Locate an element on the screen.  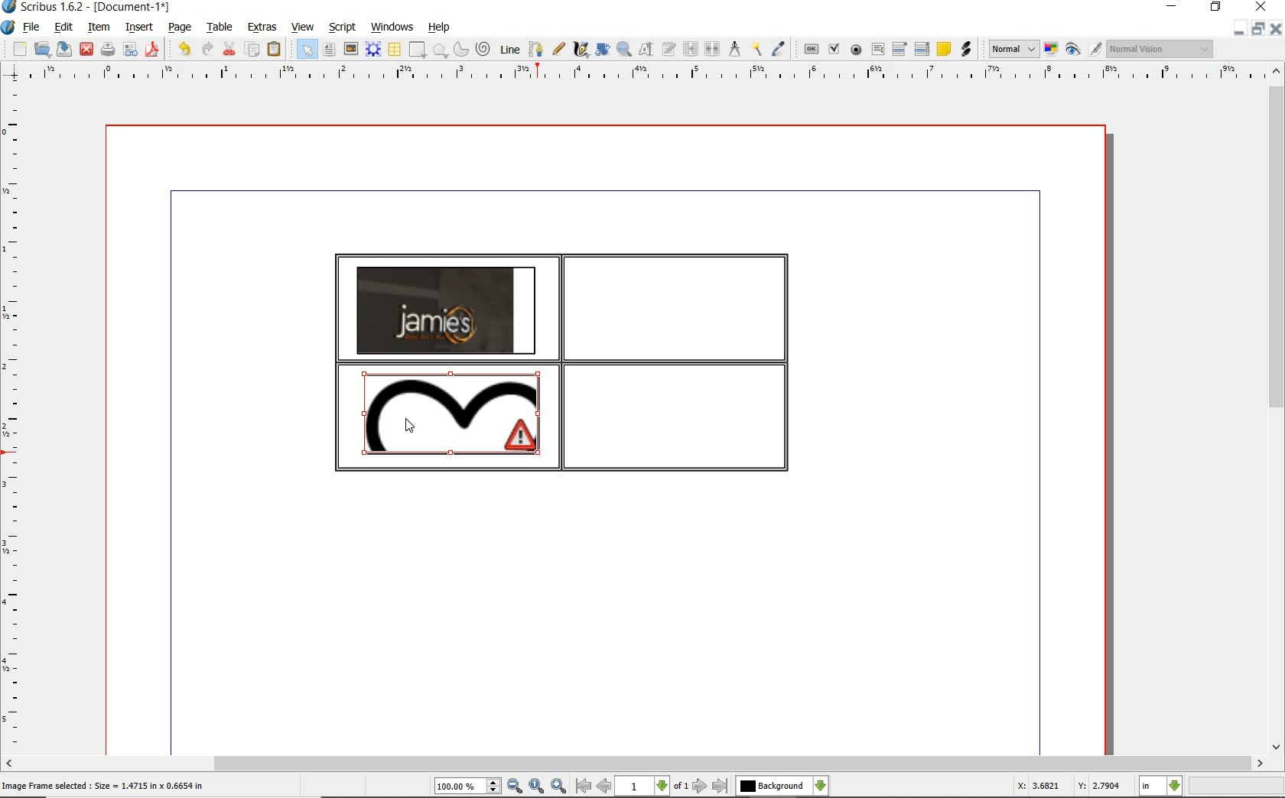
X: 3.6821 Y: 2.7904 is located at coordinates (1068, 787).